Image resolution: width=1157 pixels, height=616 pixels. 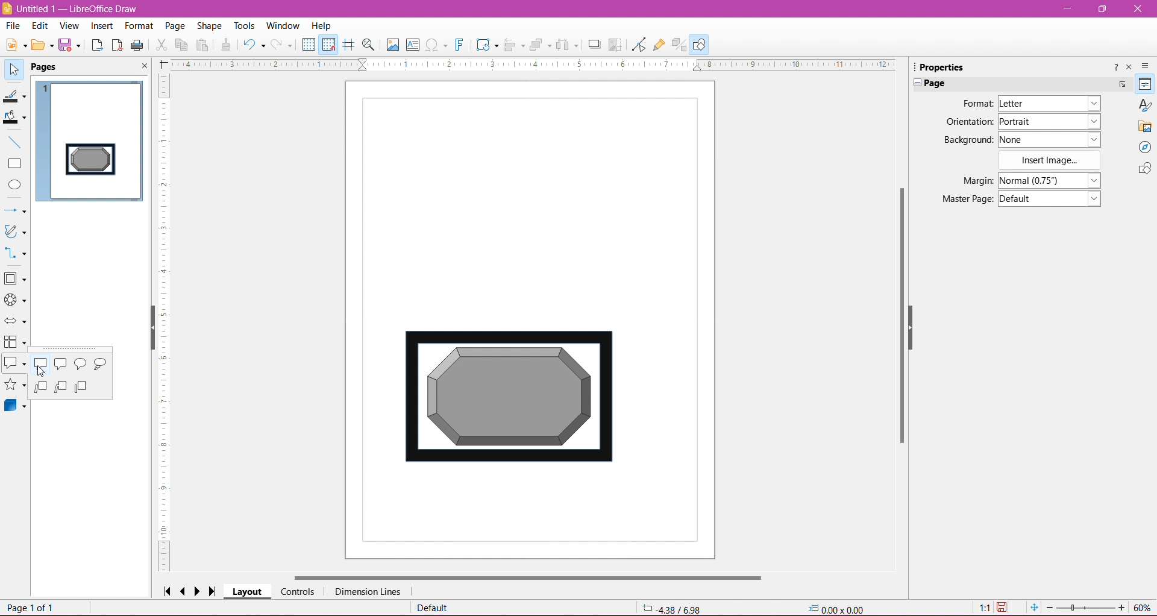 What do you see at coordinates (240, 25) in the screenshot?
I see `Tools` at bounding box center [240, 25].